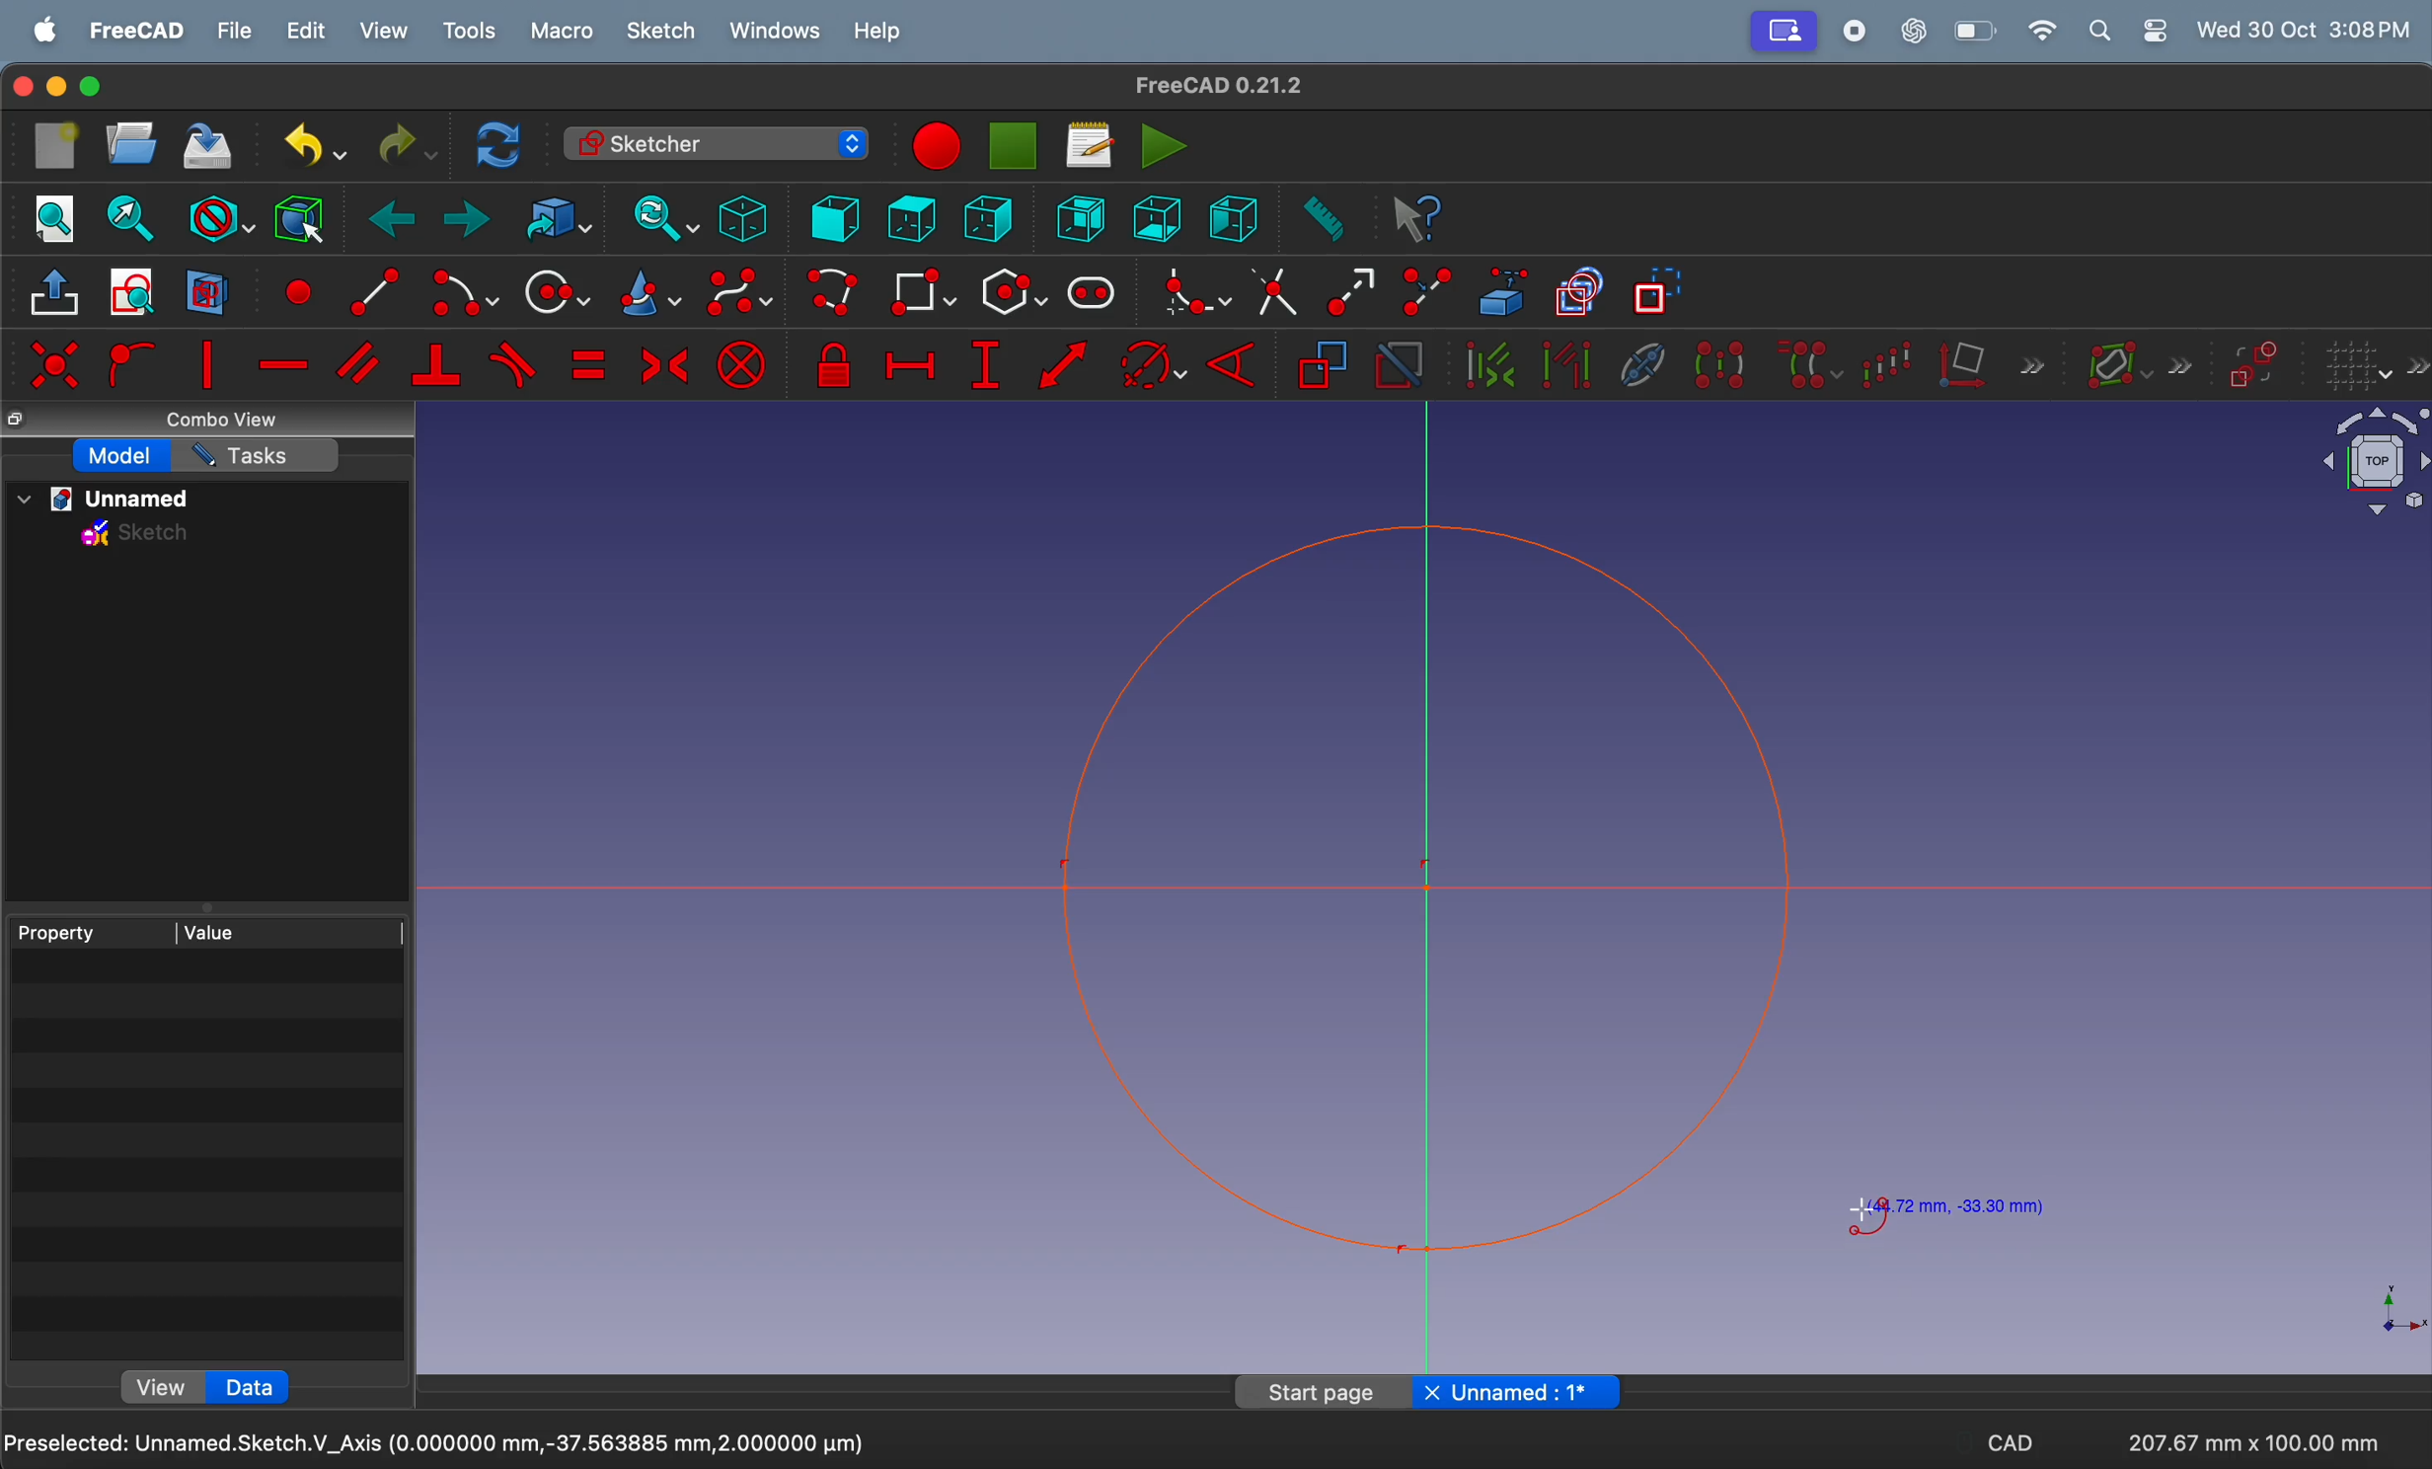 This screenshot has height=1469, width=2432. What do you see at coordinates (285, 364) in the screenshot?
I see `constrain horrizontal` at bounding box center [285, 364].